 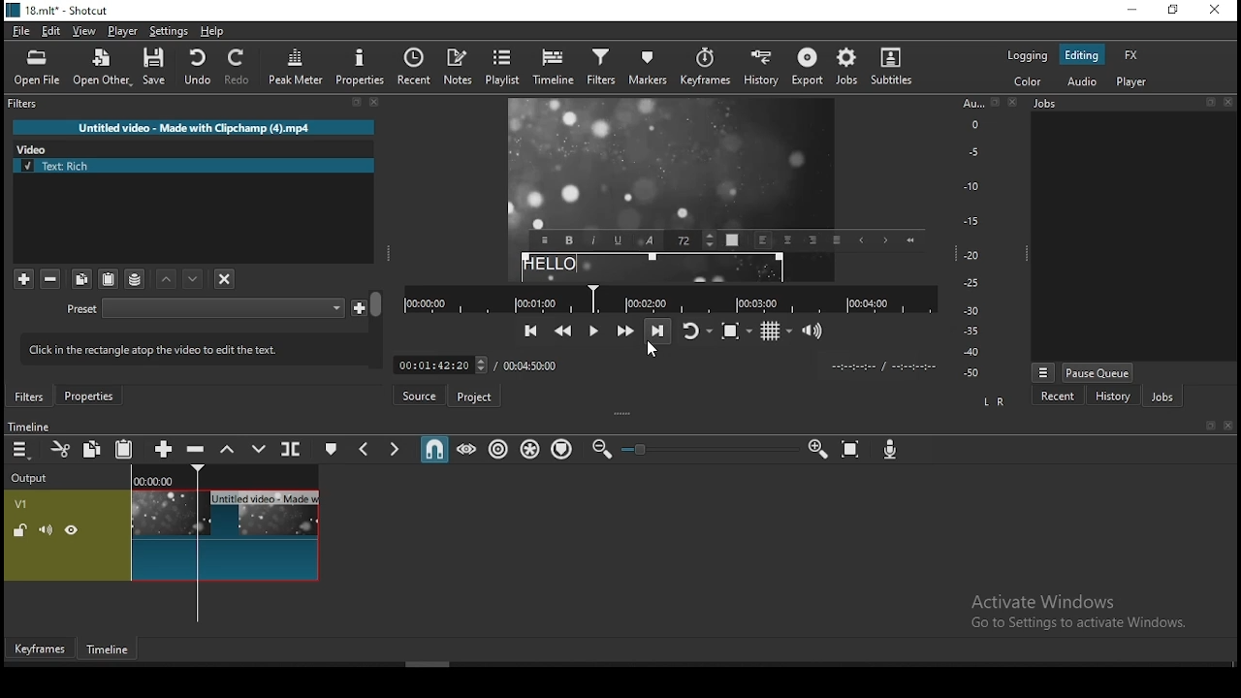 What do you see at coordinates (1227, 426) in the screenshot?
I see `Close` at bounding box center [1227, 426].